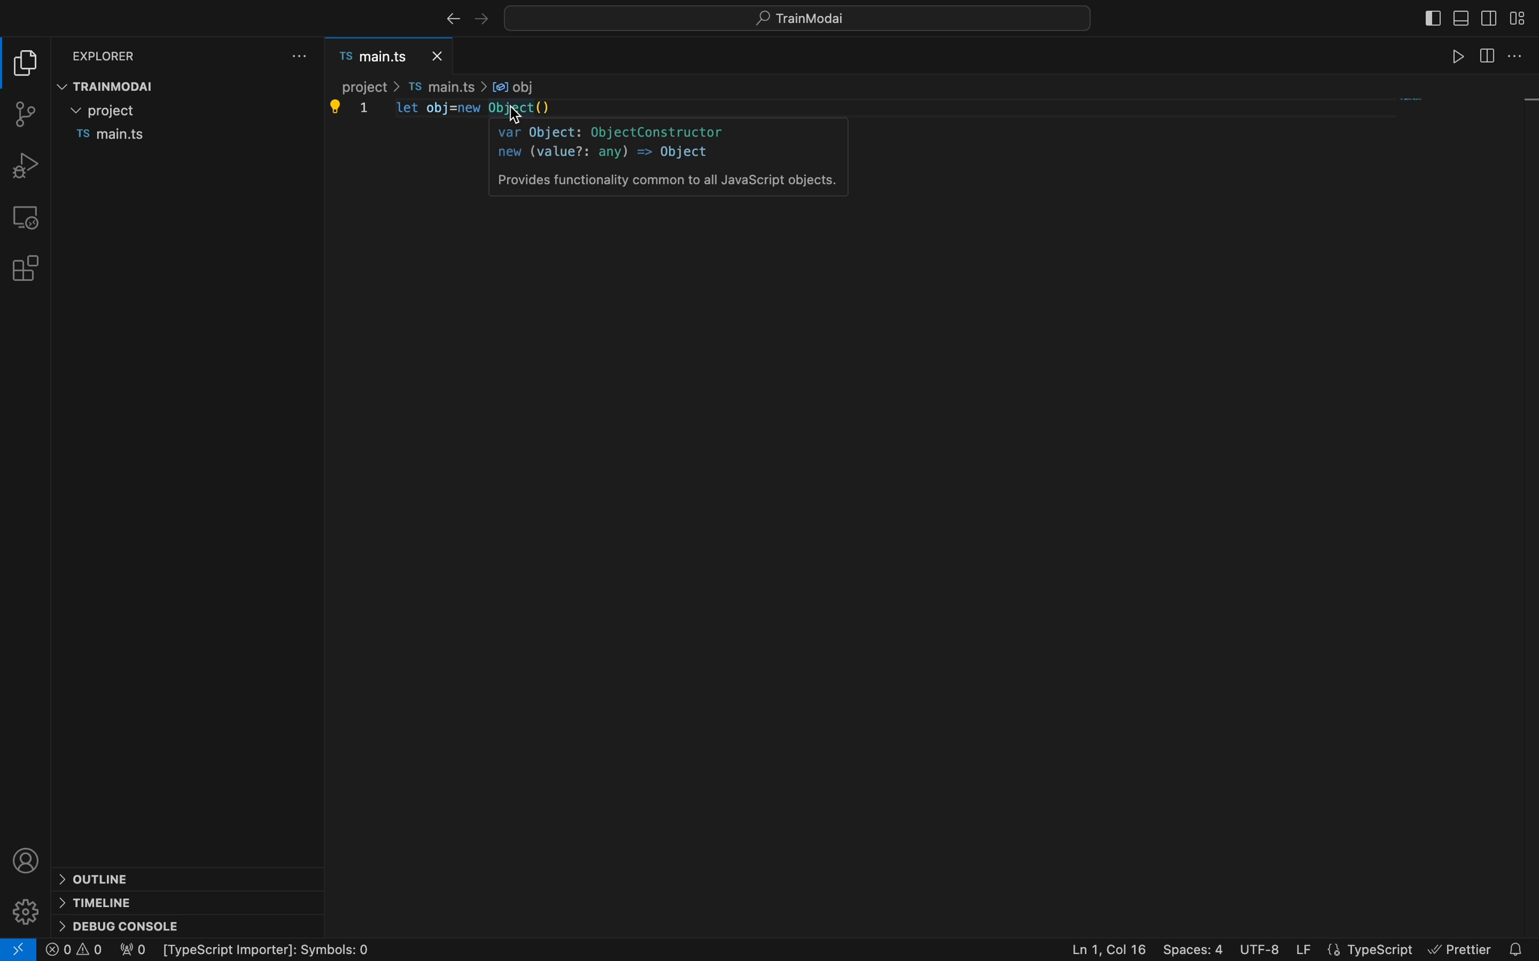 The width and height of the screenshot is (1539, 961). Describe the element at coordinates (1487, 17) in the screenshot. I see `toggle secondary bar` at that location.